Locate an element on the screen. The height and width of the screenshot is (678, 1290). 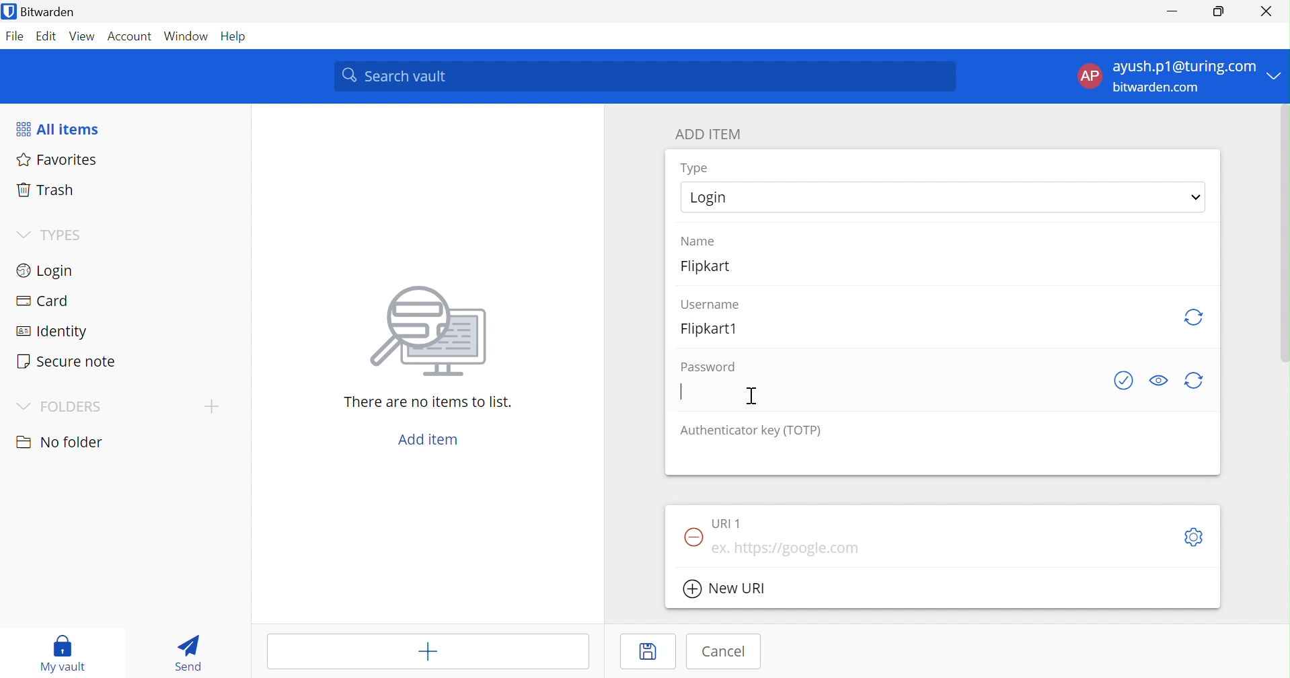
See if password has been exposed is located at coordinates (1124, 381).